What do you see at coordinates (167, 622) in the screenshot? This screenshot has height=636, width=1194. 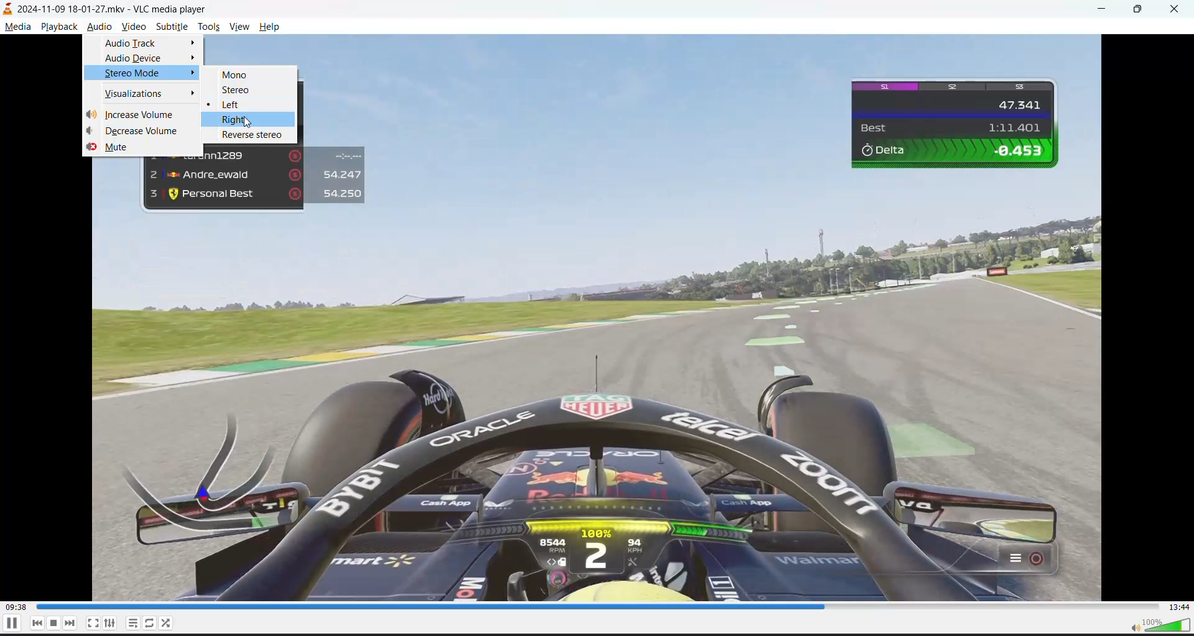 I see `random` at bounding box center [167, 622].